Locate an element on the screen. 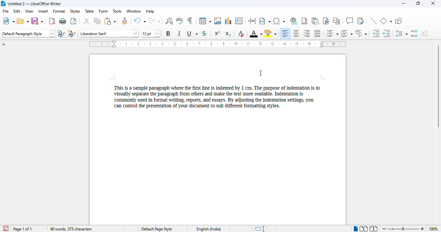 This screenshot has width=441, height=232. set paragraph style is located at coordinates (28, 34).